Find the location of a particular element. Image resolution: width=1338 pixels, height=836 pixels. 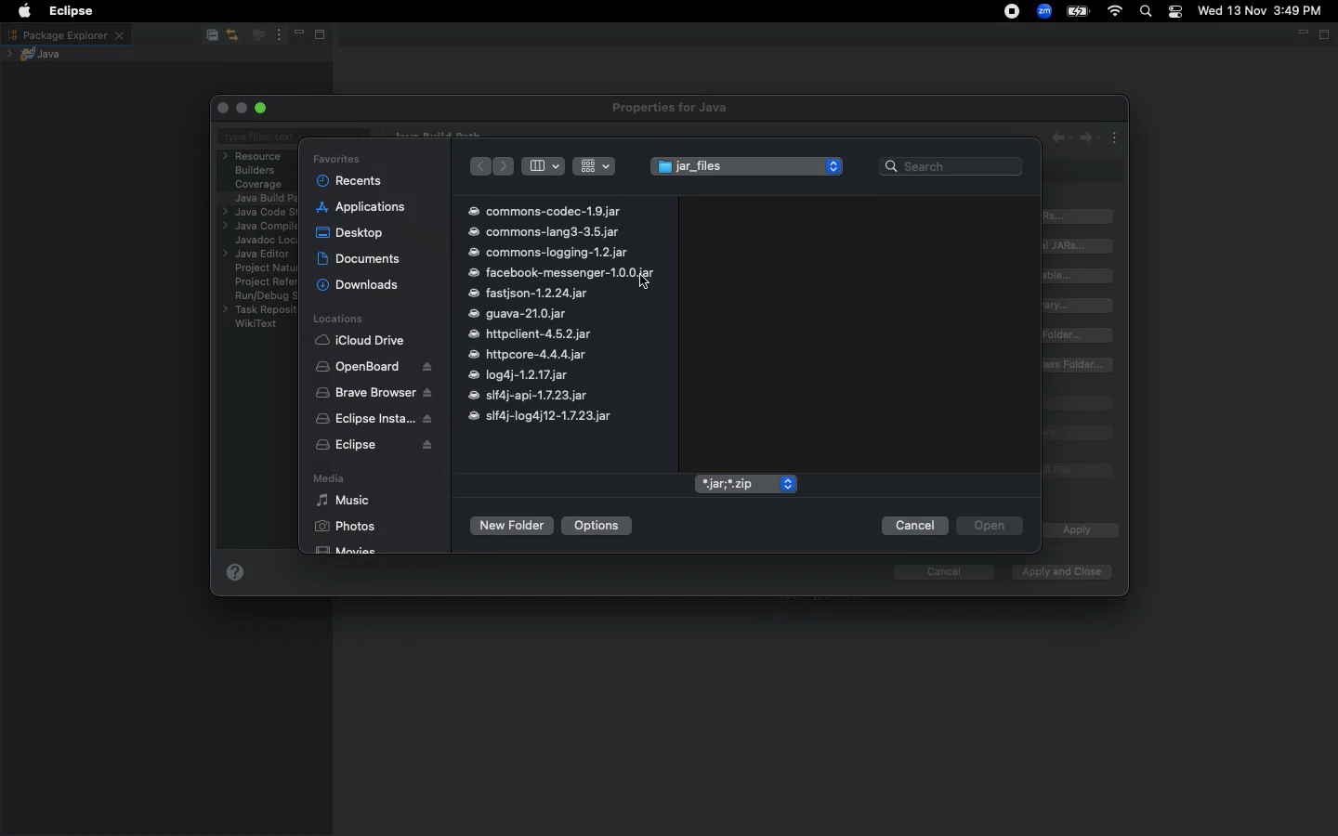

Maximize is located at coordinates (263, 108).